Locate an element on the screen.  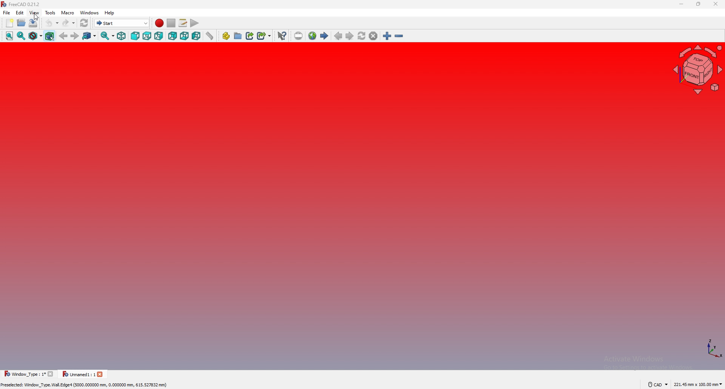
go to linked object is located at coordinates (89, 36).